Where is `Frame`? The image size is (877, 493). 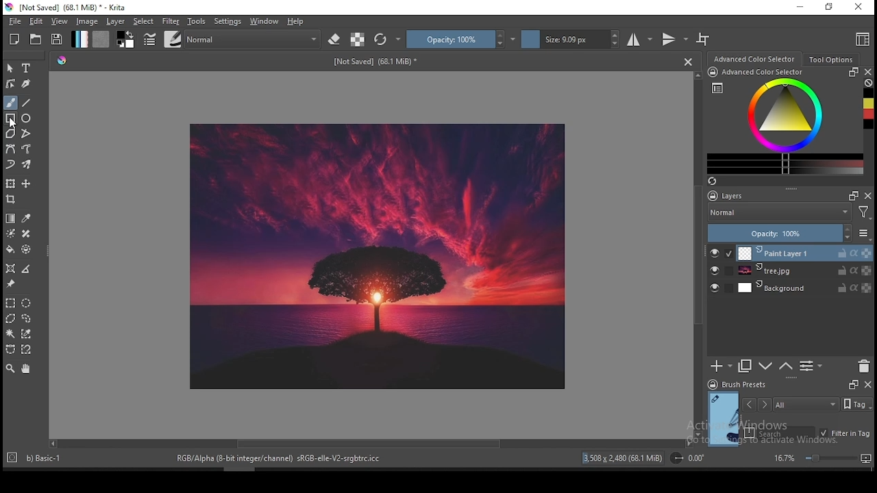 Frame is located at coordinates (852, 385).